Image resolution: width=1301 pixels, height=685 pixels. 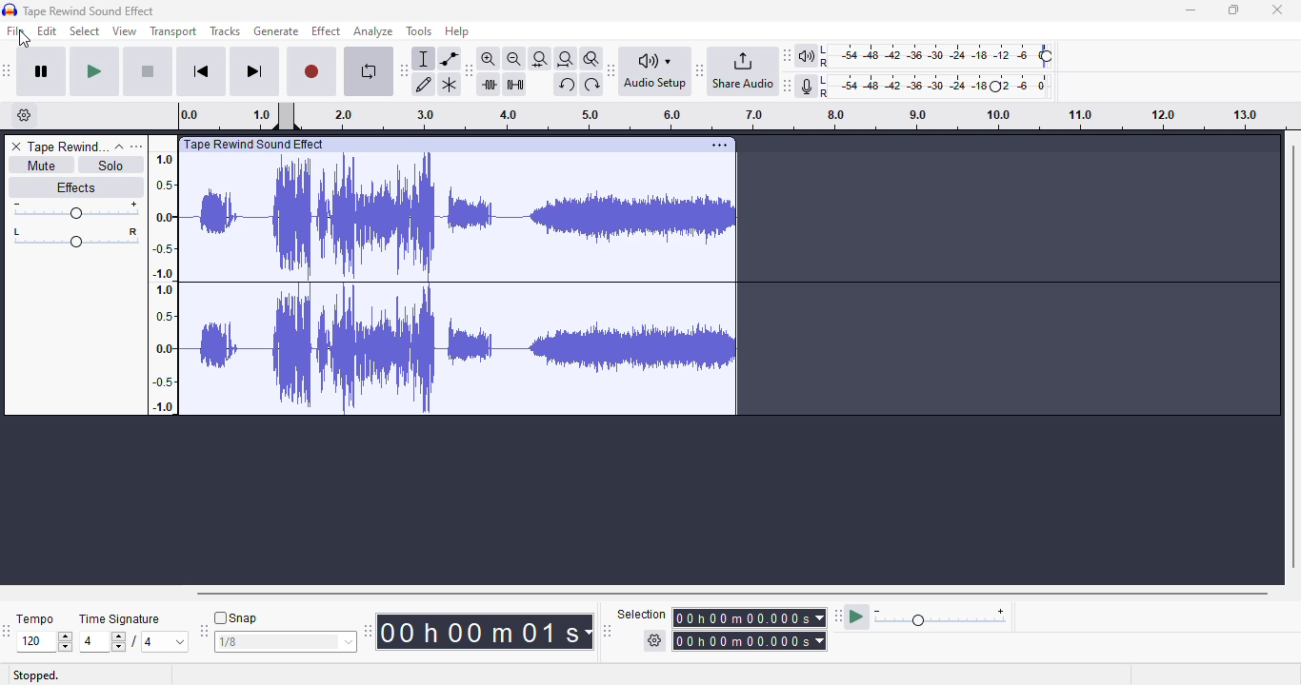 I want to click on pan: center, so click(x=76, y=237).